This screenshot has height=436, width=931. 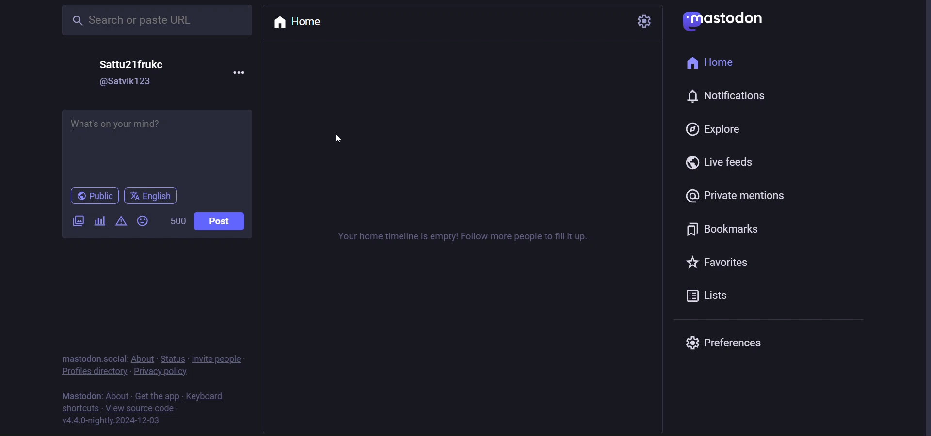 What do you see at coordinates (739, 196) in the screenshot?
I see `private mention` at bounding box center [739, 196].